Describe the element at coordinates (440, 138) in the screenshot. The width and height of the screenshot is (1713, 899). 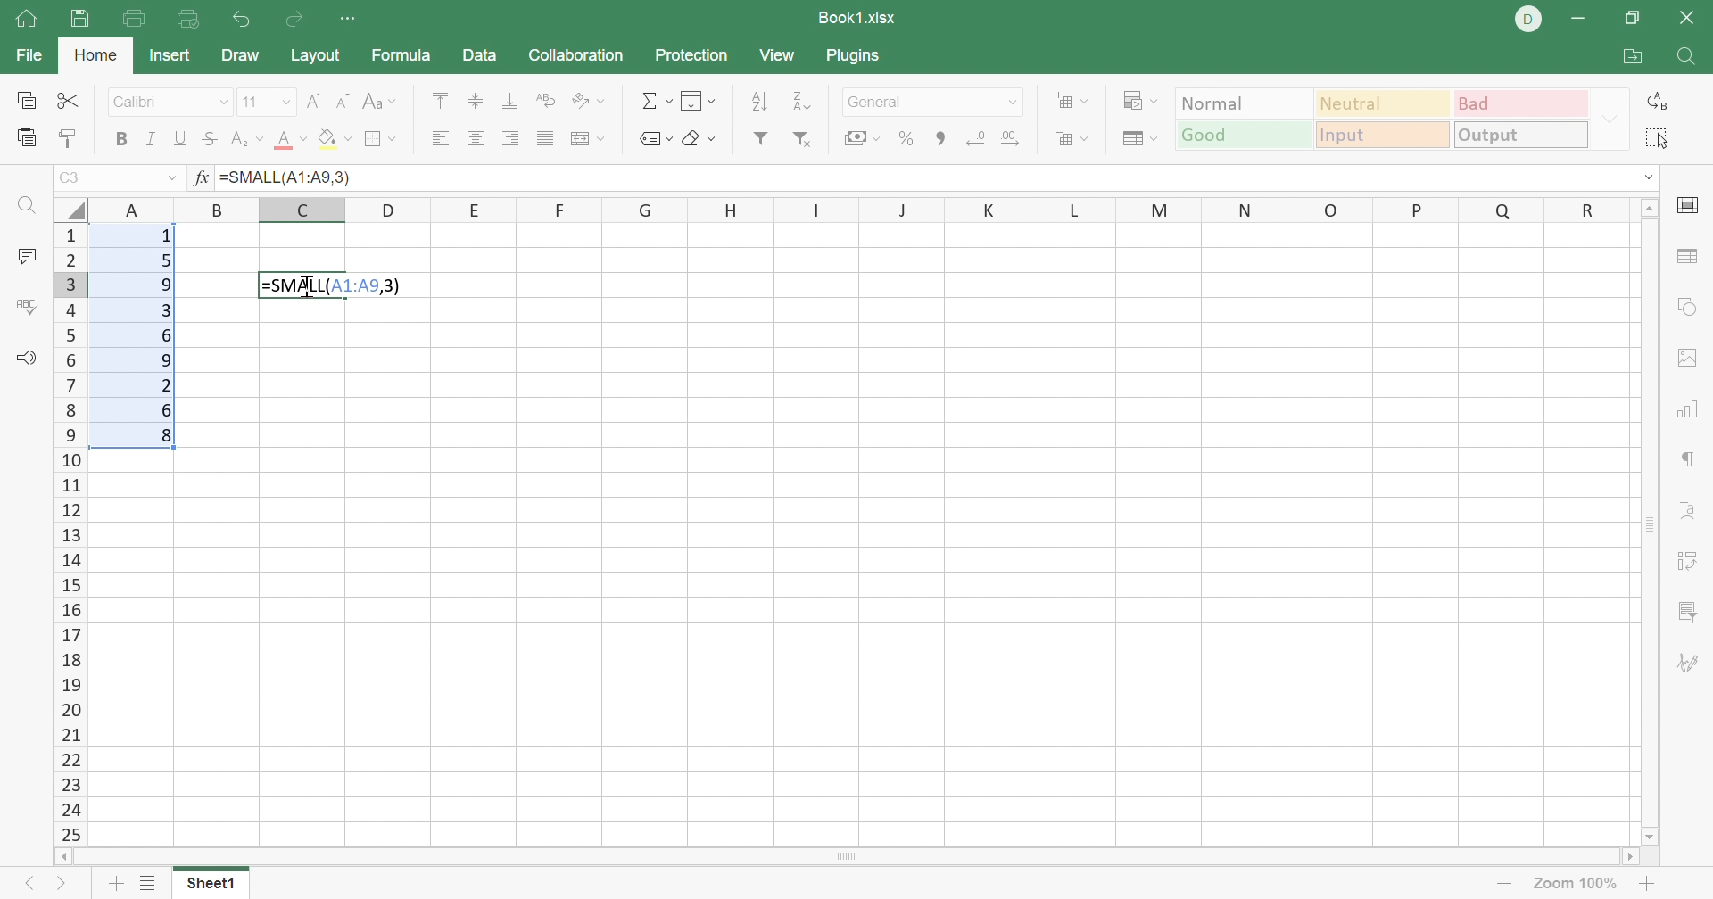
I see `Align left` at that location.